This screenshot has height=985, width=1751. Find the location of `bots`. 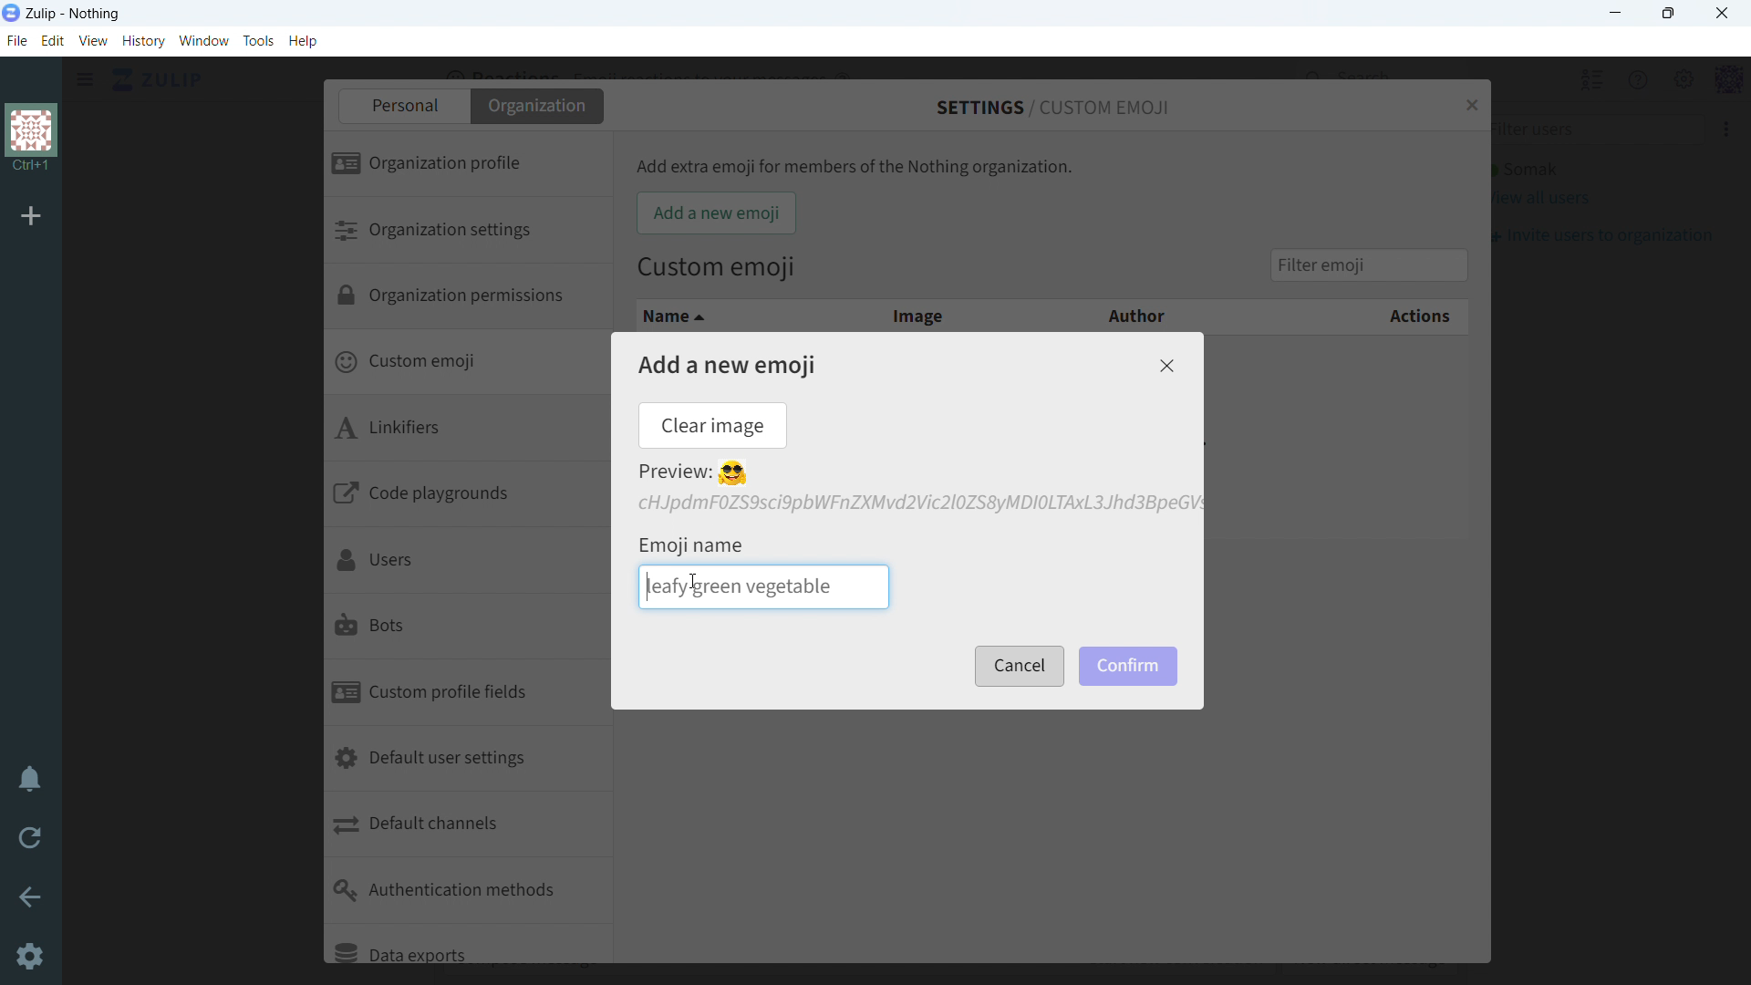

bots is located at coordinates (463, 628).